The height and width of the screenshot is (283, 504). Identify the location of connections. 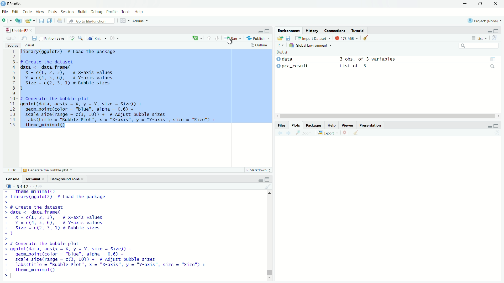
(335, 30).